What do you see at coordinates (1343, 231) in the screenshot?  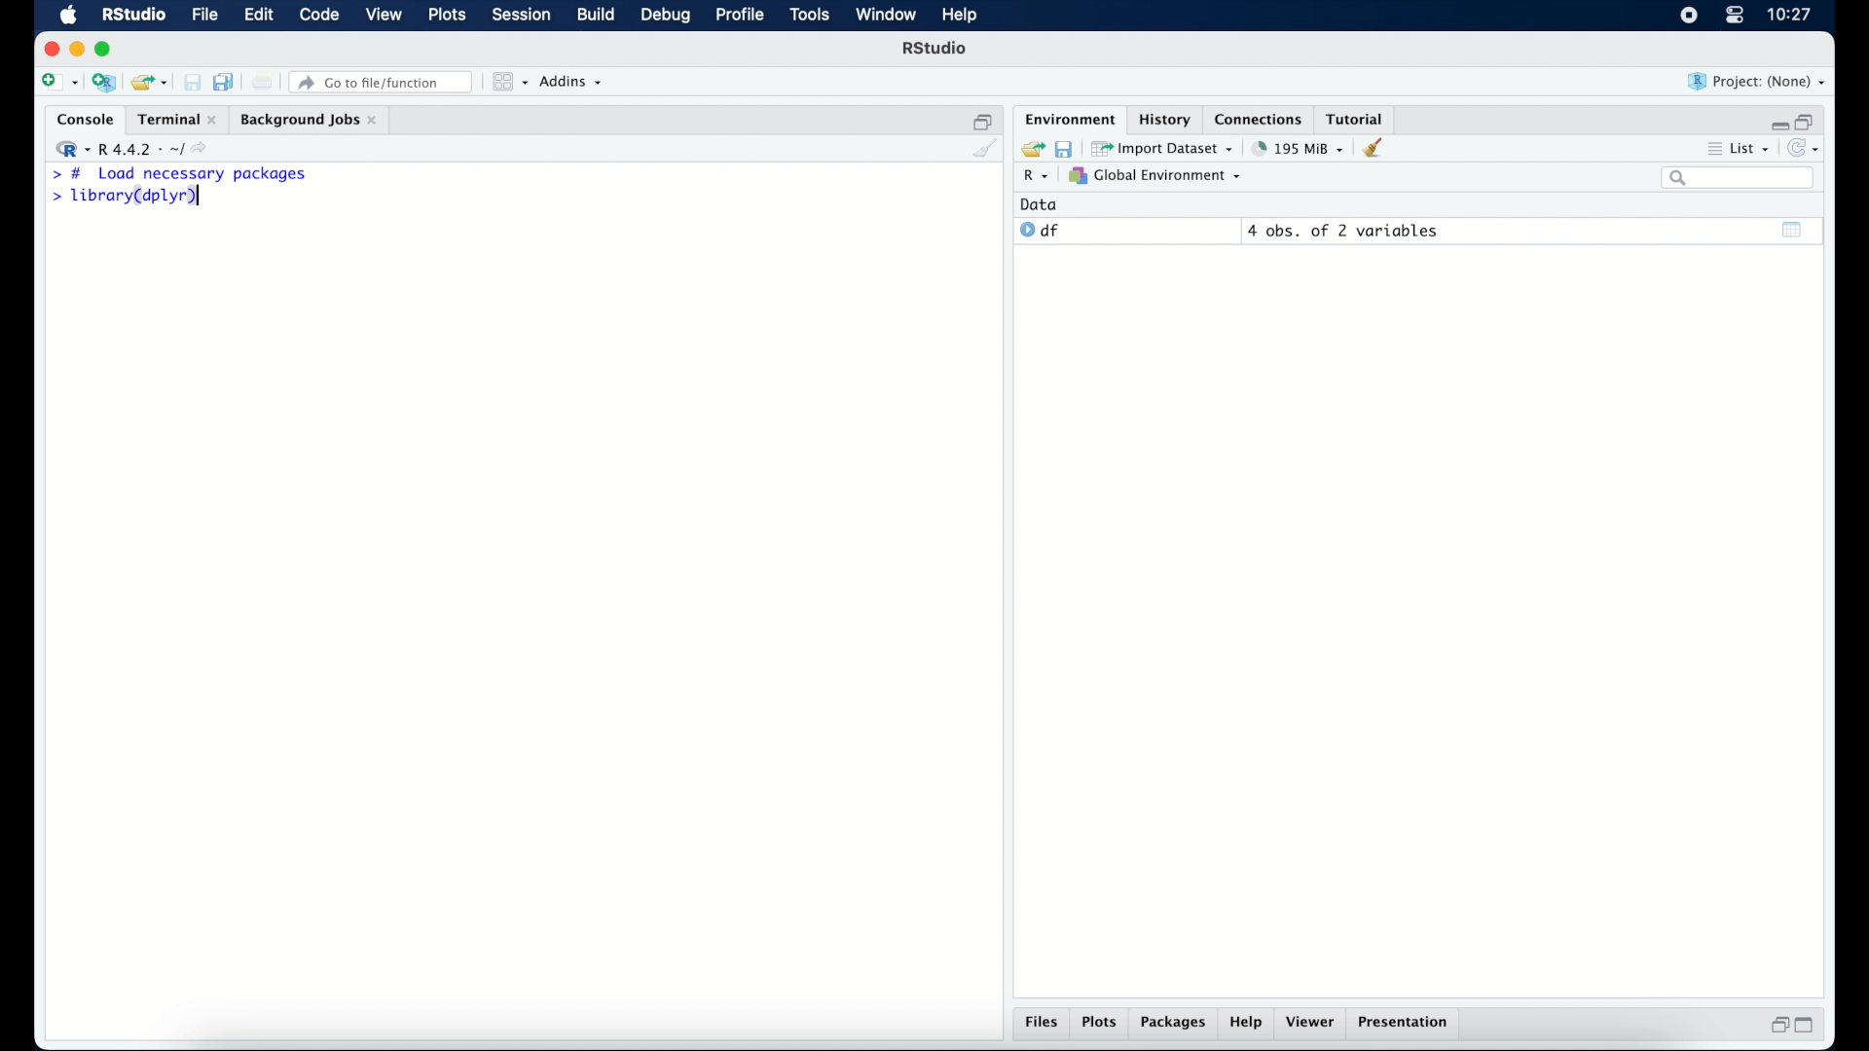 I see `4 obs, of 2 variables` at bounding box center [1343, 231].